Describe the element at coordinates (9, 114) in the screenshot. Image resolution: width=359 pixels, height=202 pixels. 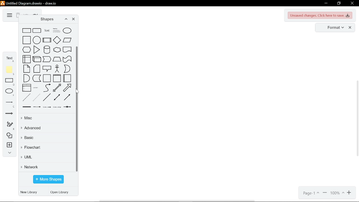
I see `arrows` at that location.